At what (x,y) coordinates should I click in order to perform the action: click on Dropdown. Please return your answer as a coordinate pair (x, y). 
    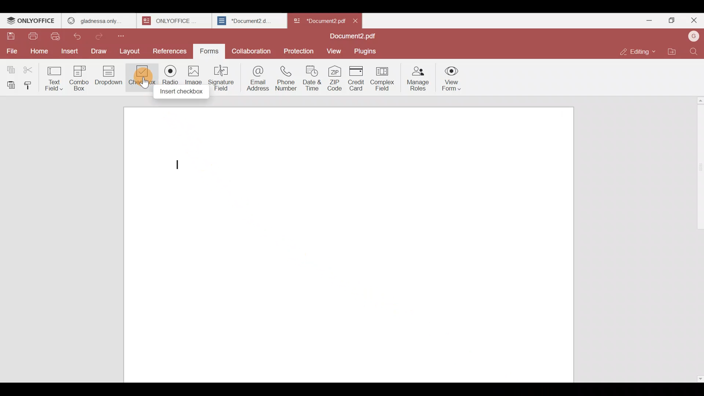
    Looking at the image, I should click on (110, 78).